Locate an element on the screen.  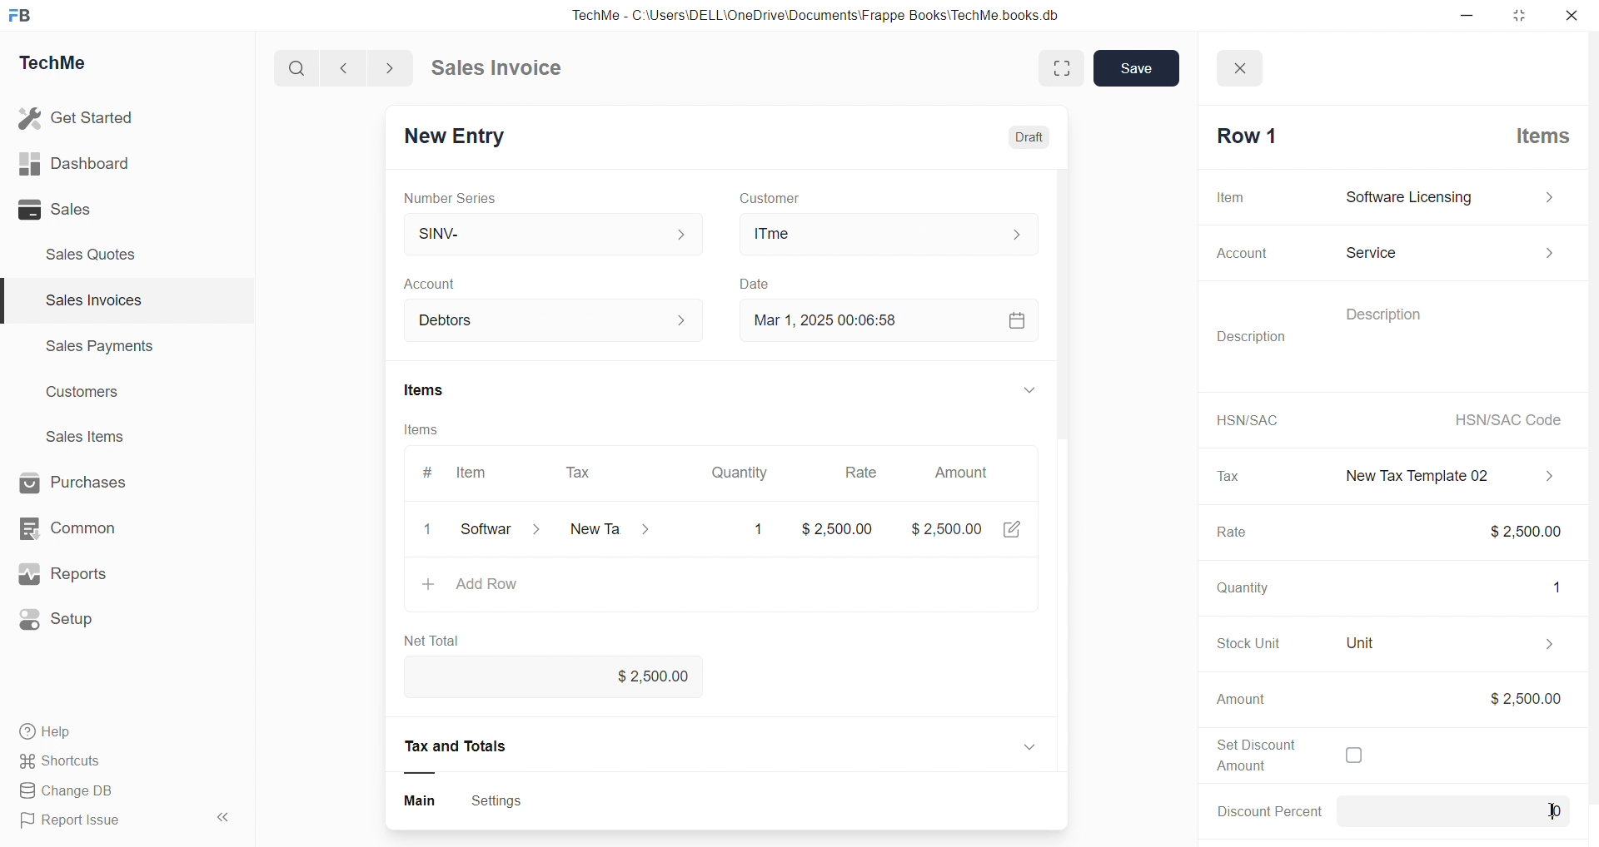
1 is located at coordinates (1549, 585).